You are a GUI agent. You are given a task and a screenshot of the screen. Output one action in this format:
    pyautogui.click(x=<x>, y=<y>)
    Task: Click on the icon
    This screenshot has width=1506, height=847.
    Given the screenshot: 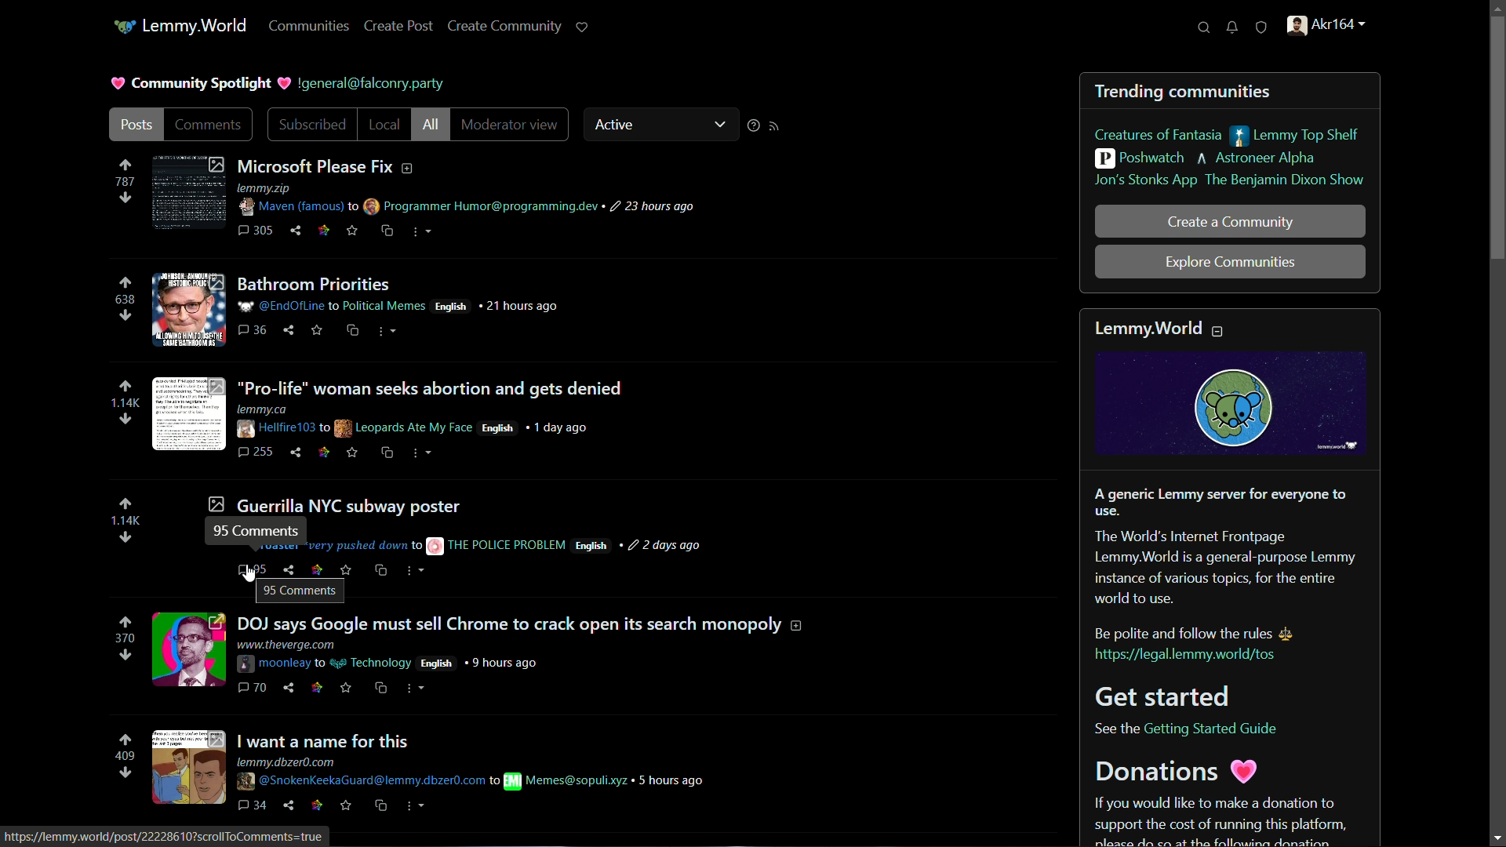 What is the action you would take?
    pyautogui.click(x=322, y=229)
    